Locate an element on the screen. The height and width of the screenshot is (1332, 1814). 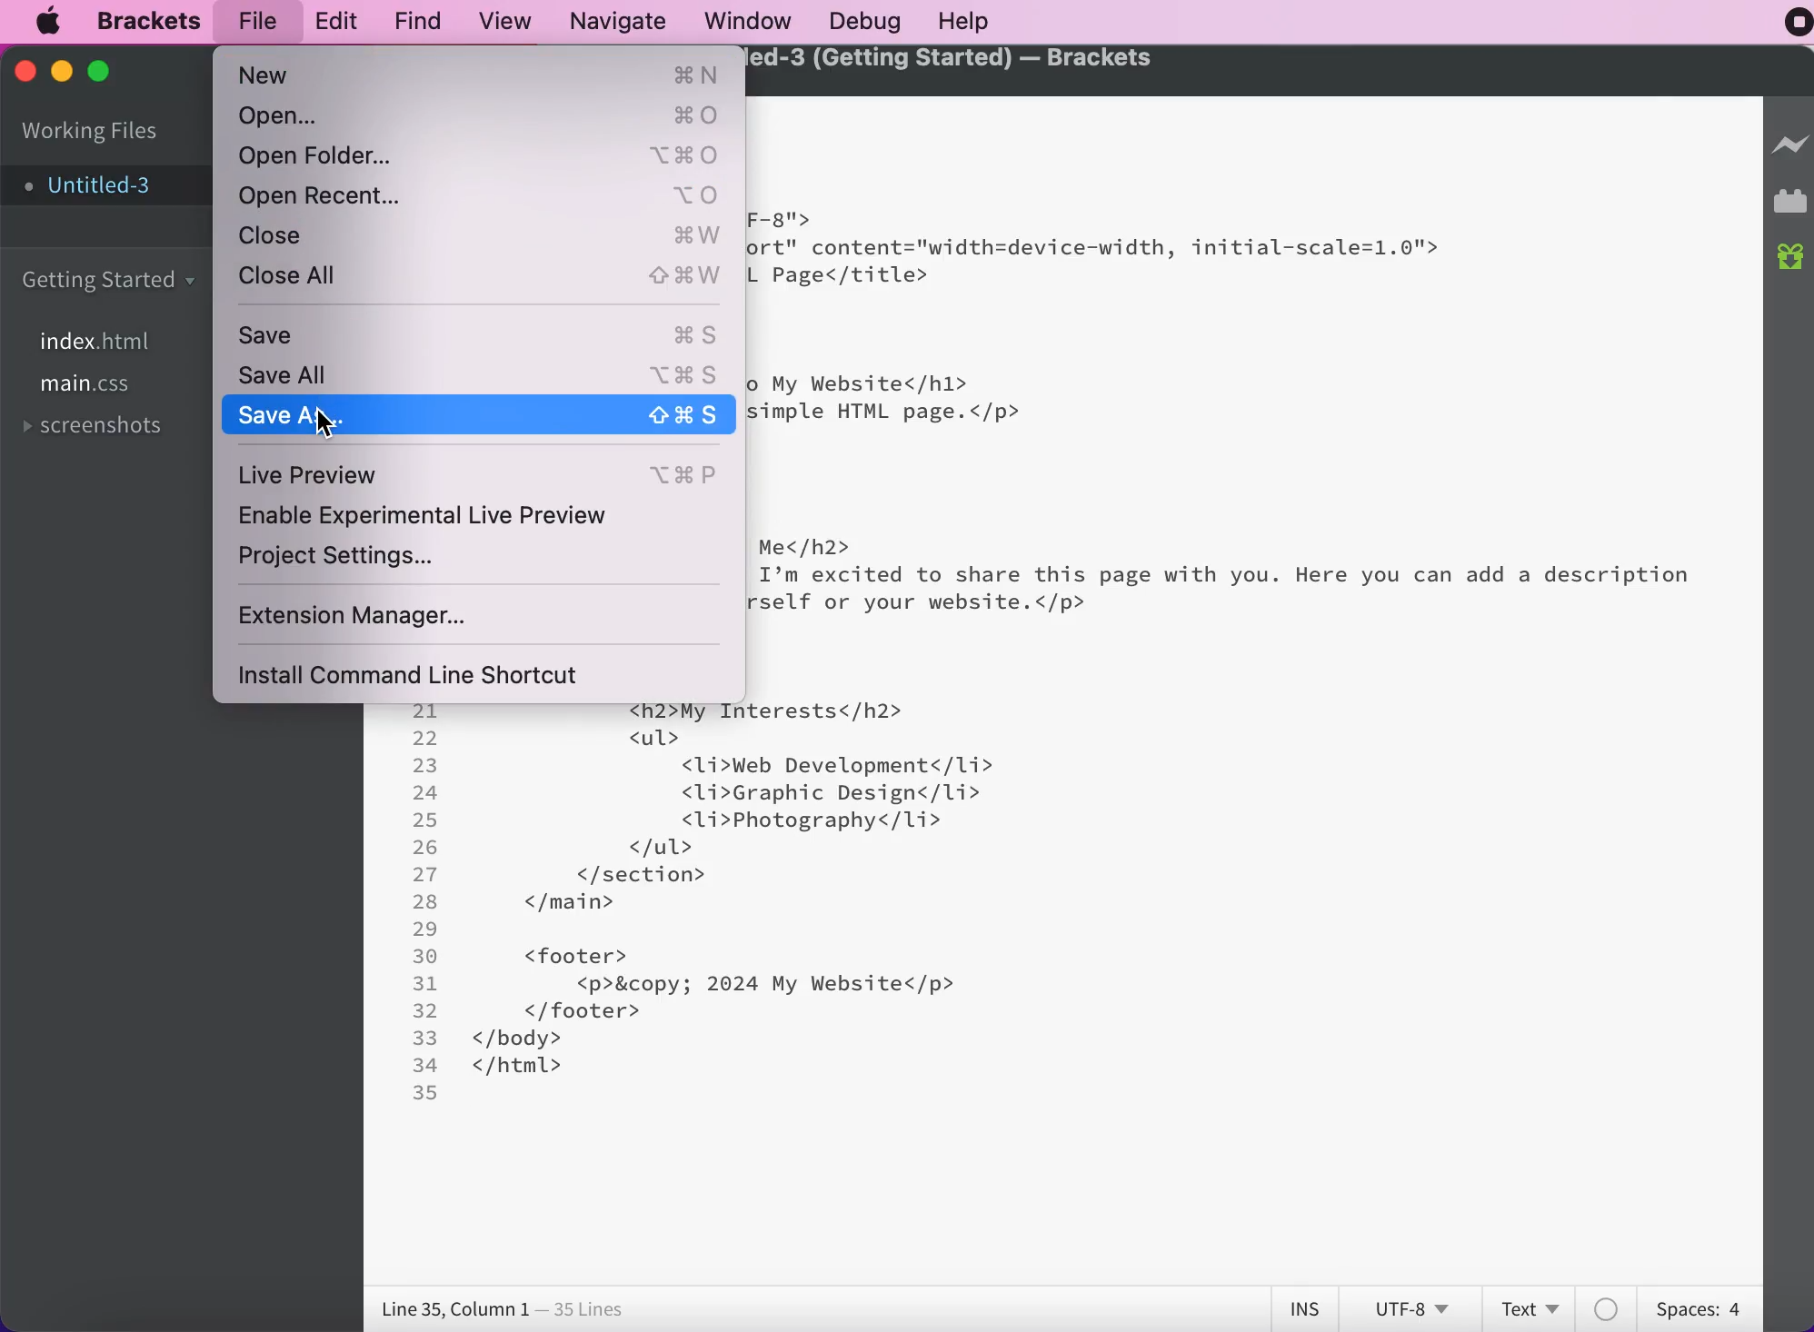
save is located at coordinates (483, 335).